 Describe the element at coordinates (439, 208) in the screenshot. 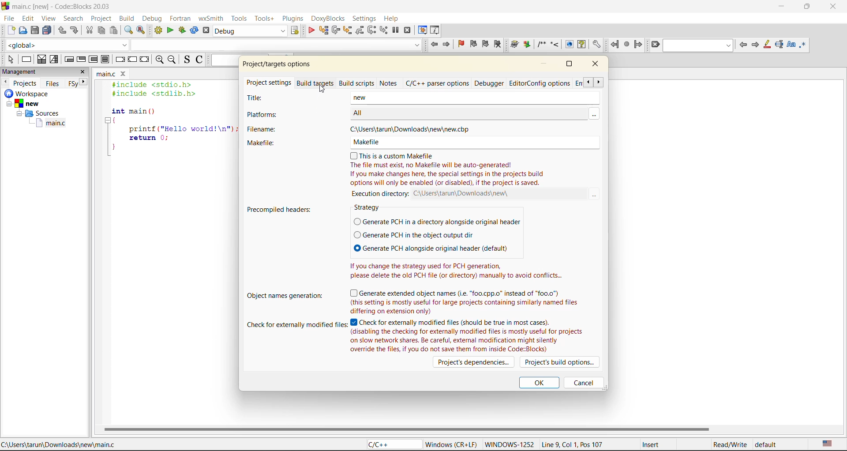

I see `strategy` at that location.